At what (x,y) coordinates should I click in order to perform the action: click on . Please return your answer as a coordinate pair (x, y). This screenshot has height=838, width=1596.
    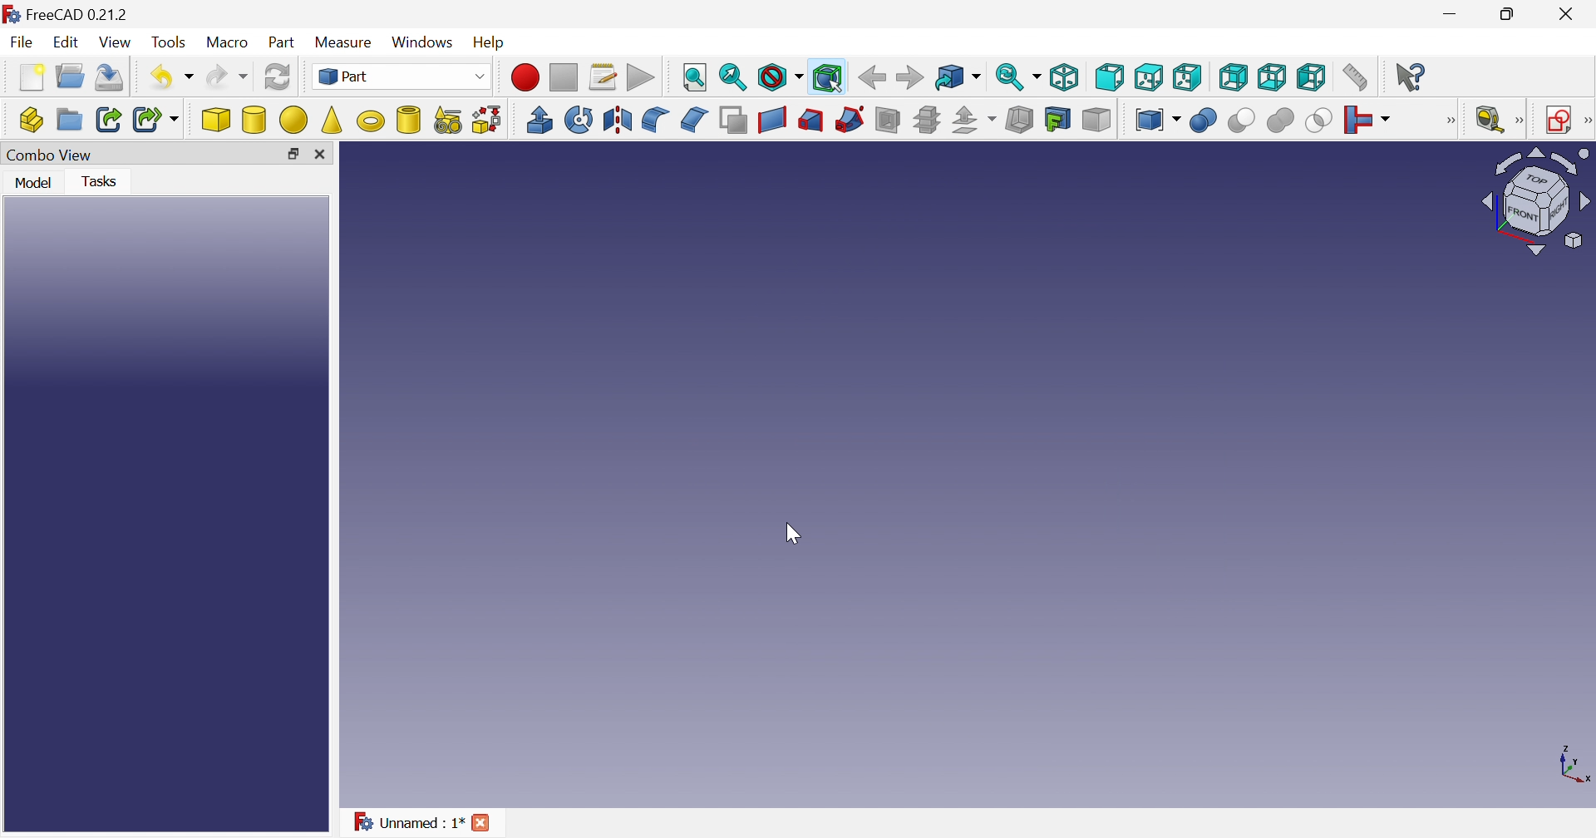
    Looking at the image, I should click on (929, 120).